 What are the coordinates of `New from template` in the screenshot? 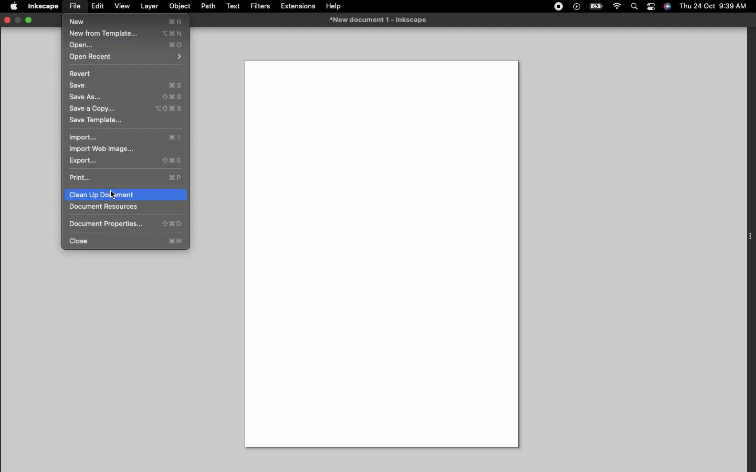 It's located at (126, 34).